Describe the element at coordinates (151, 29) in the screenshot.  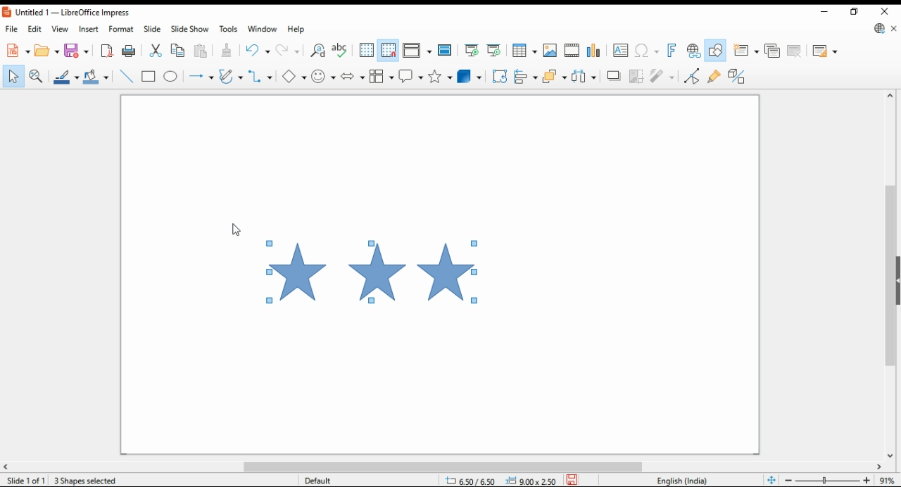
I see `slide` at that location.